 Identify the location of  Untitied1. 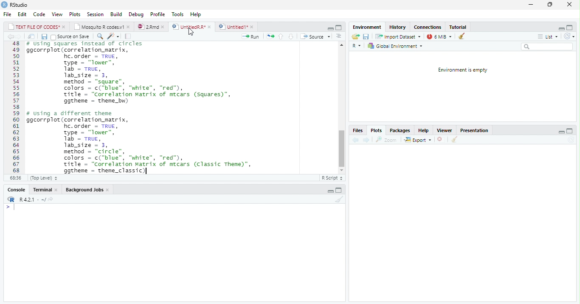
(237, 27).